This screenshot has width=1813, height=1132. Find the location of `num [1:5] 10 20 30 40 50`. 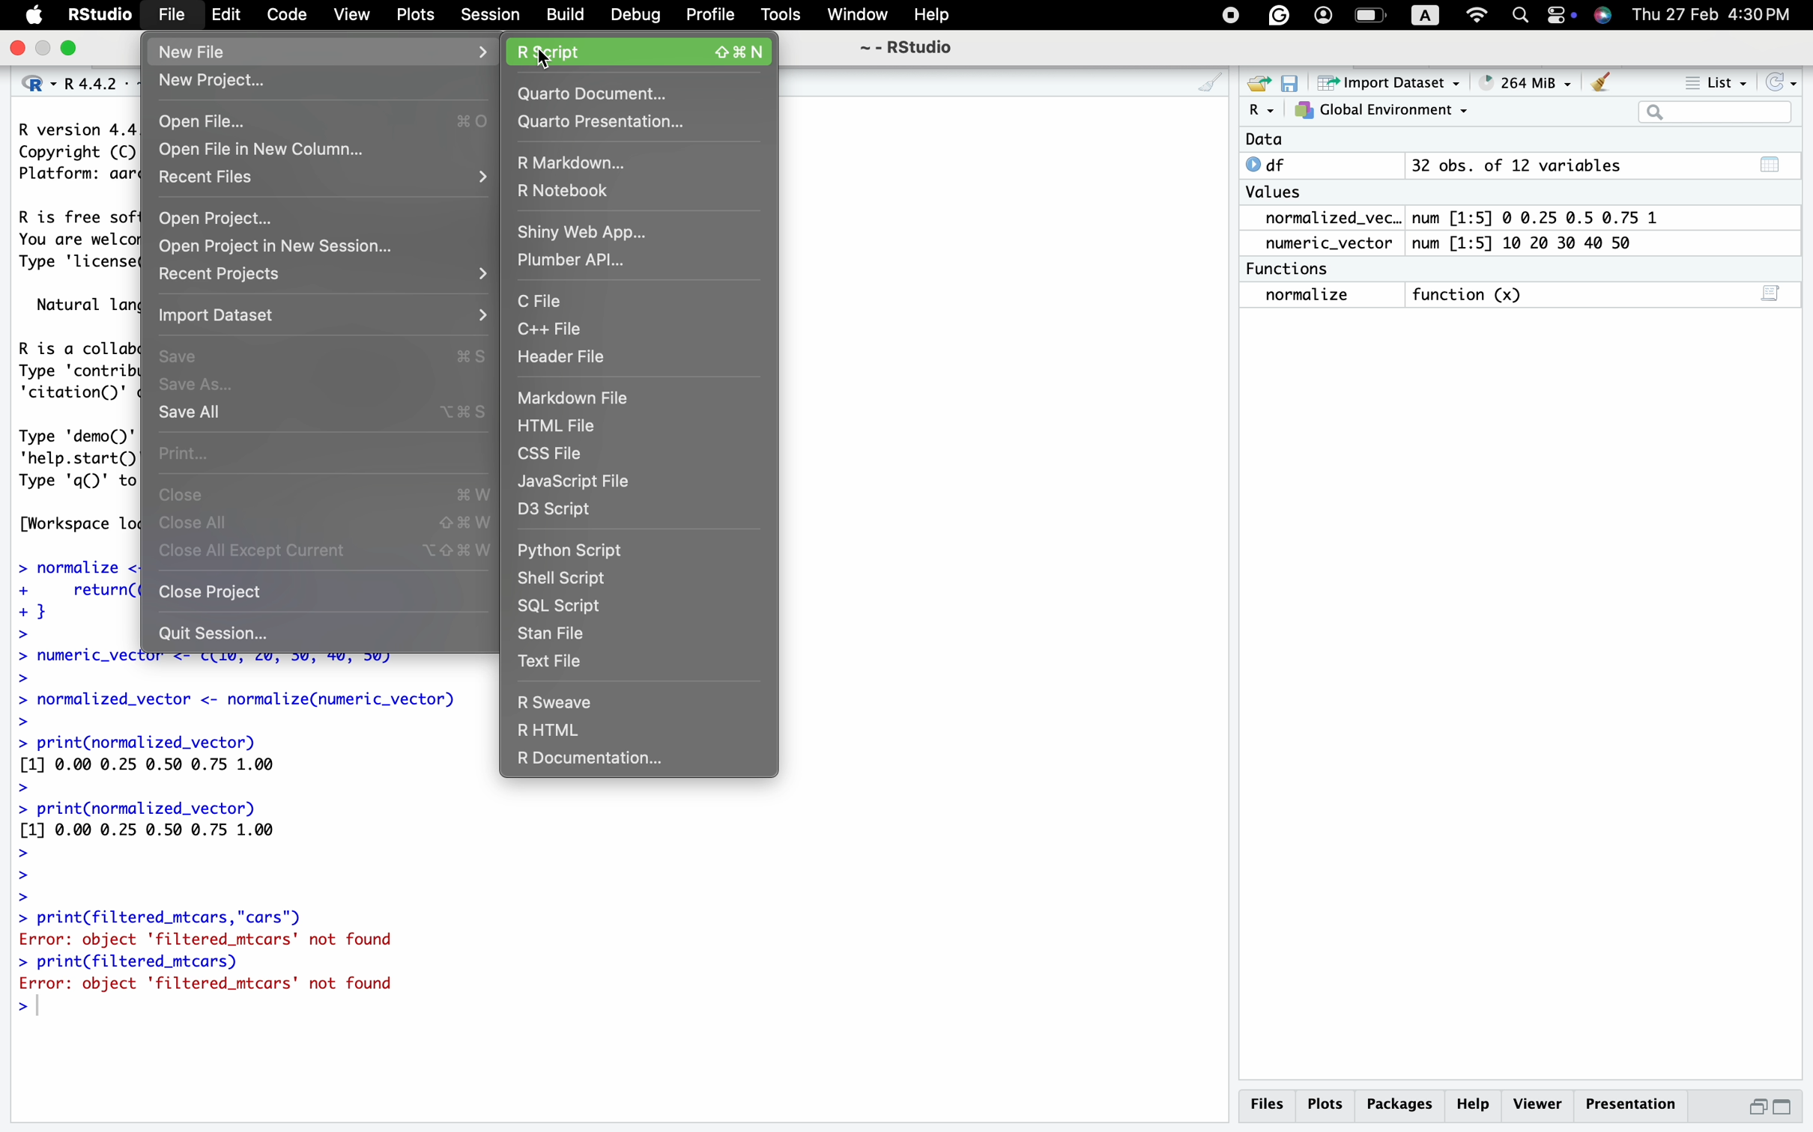

num [1:5] 10 20 30 40 50 is located at coordinates (1532, 243).